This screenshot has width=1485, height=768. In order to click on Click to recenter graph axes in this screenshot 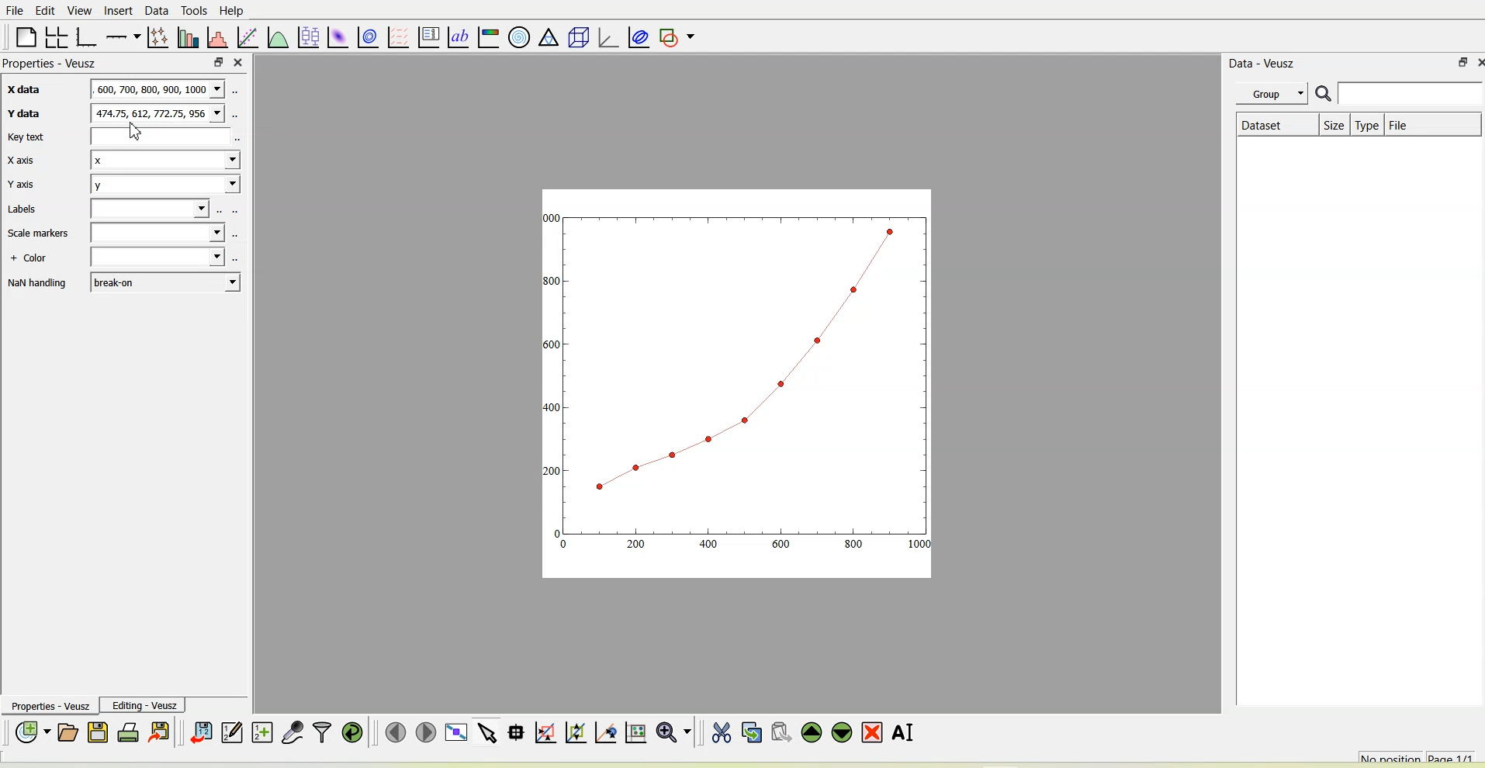, I will do `click(605, 732)`.